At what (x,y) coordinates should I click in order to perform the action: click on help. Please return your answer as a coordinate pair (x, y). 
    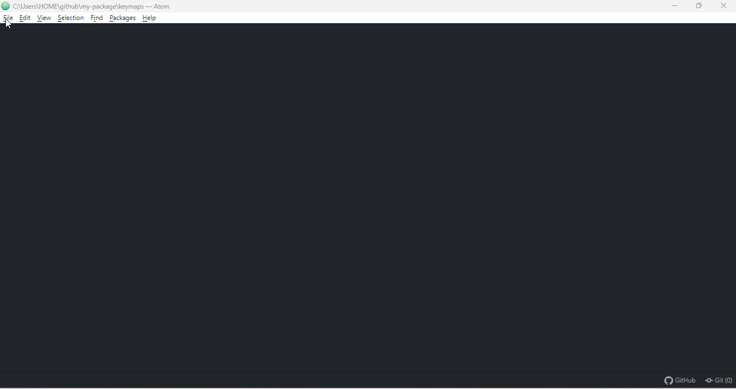
    Looking at the image, I should click on (151, 18).